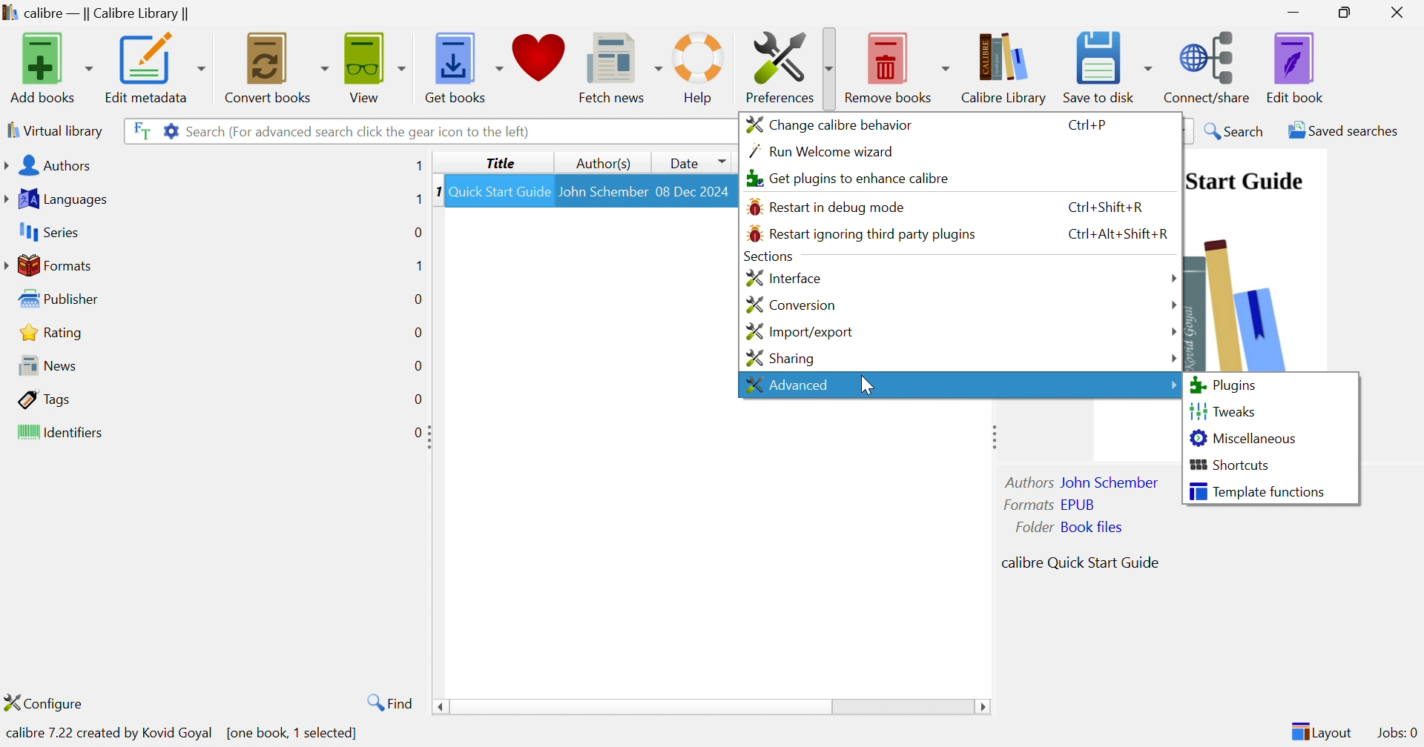  I want to click on Authors John Schember, so click(1084, 482).